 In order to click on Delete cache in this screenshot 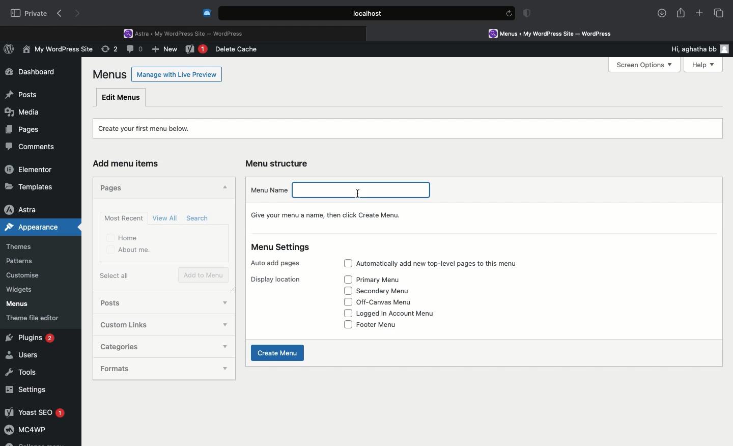, I will do `click(238, 49)`.